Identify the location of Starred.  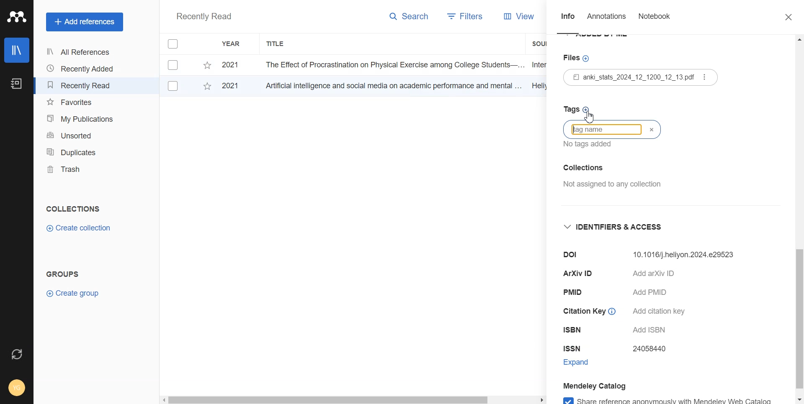
(207, 65).